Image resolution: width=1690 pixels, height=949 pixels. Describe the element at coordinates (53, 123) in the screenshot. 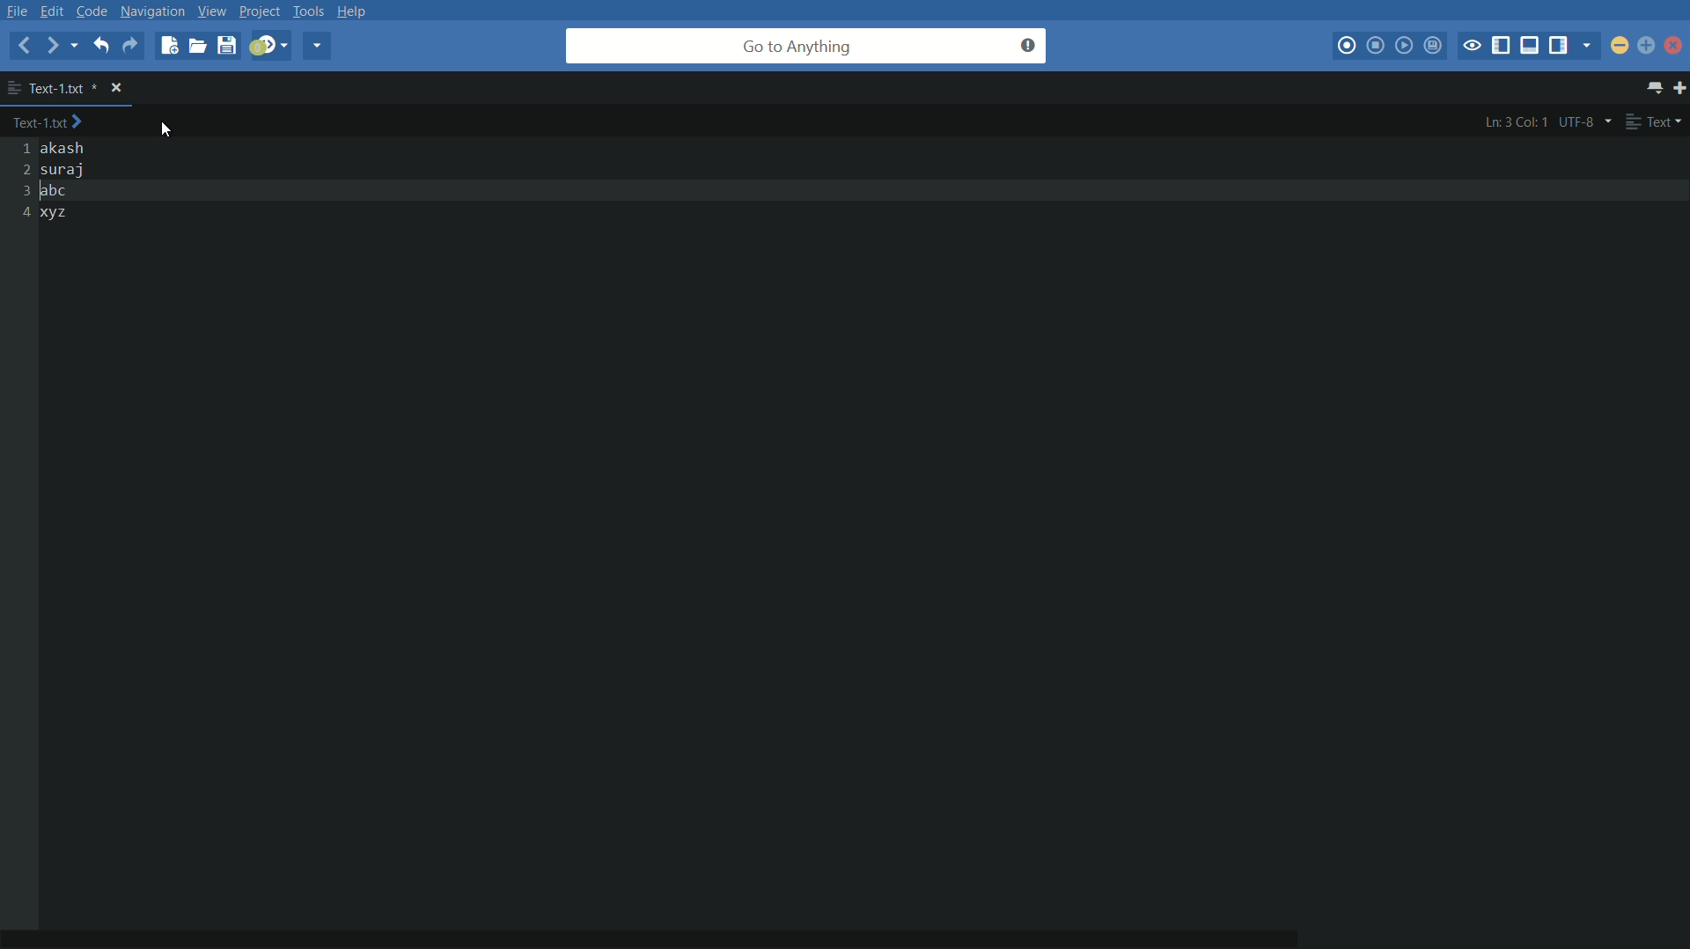

I see `Text-1.txt ` at that location.